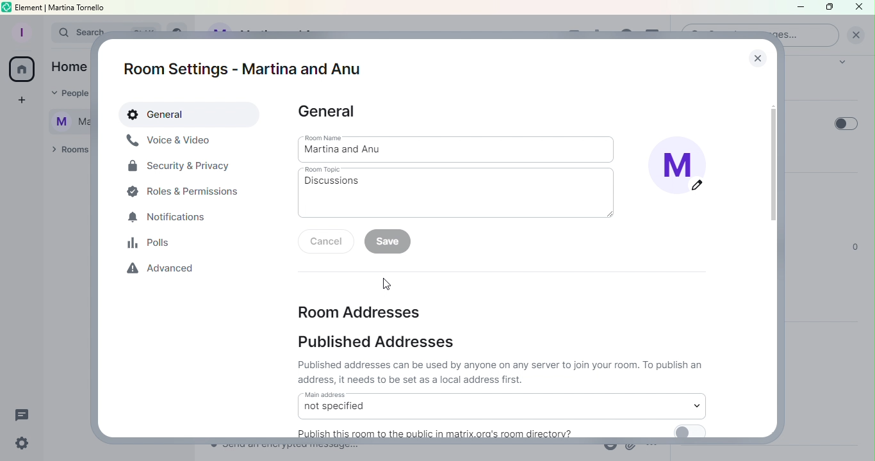  I want to click on published addresses can be used by anyone on any server to join your room. To publish an adress, it needs to be set as local address first, so click(502, 372).